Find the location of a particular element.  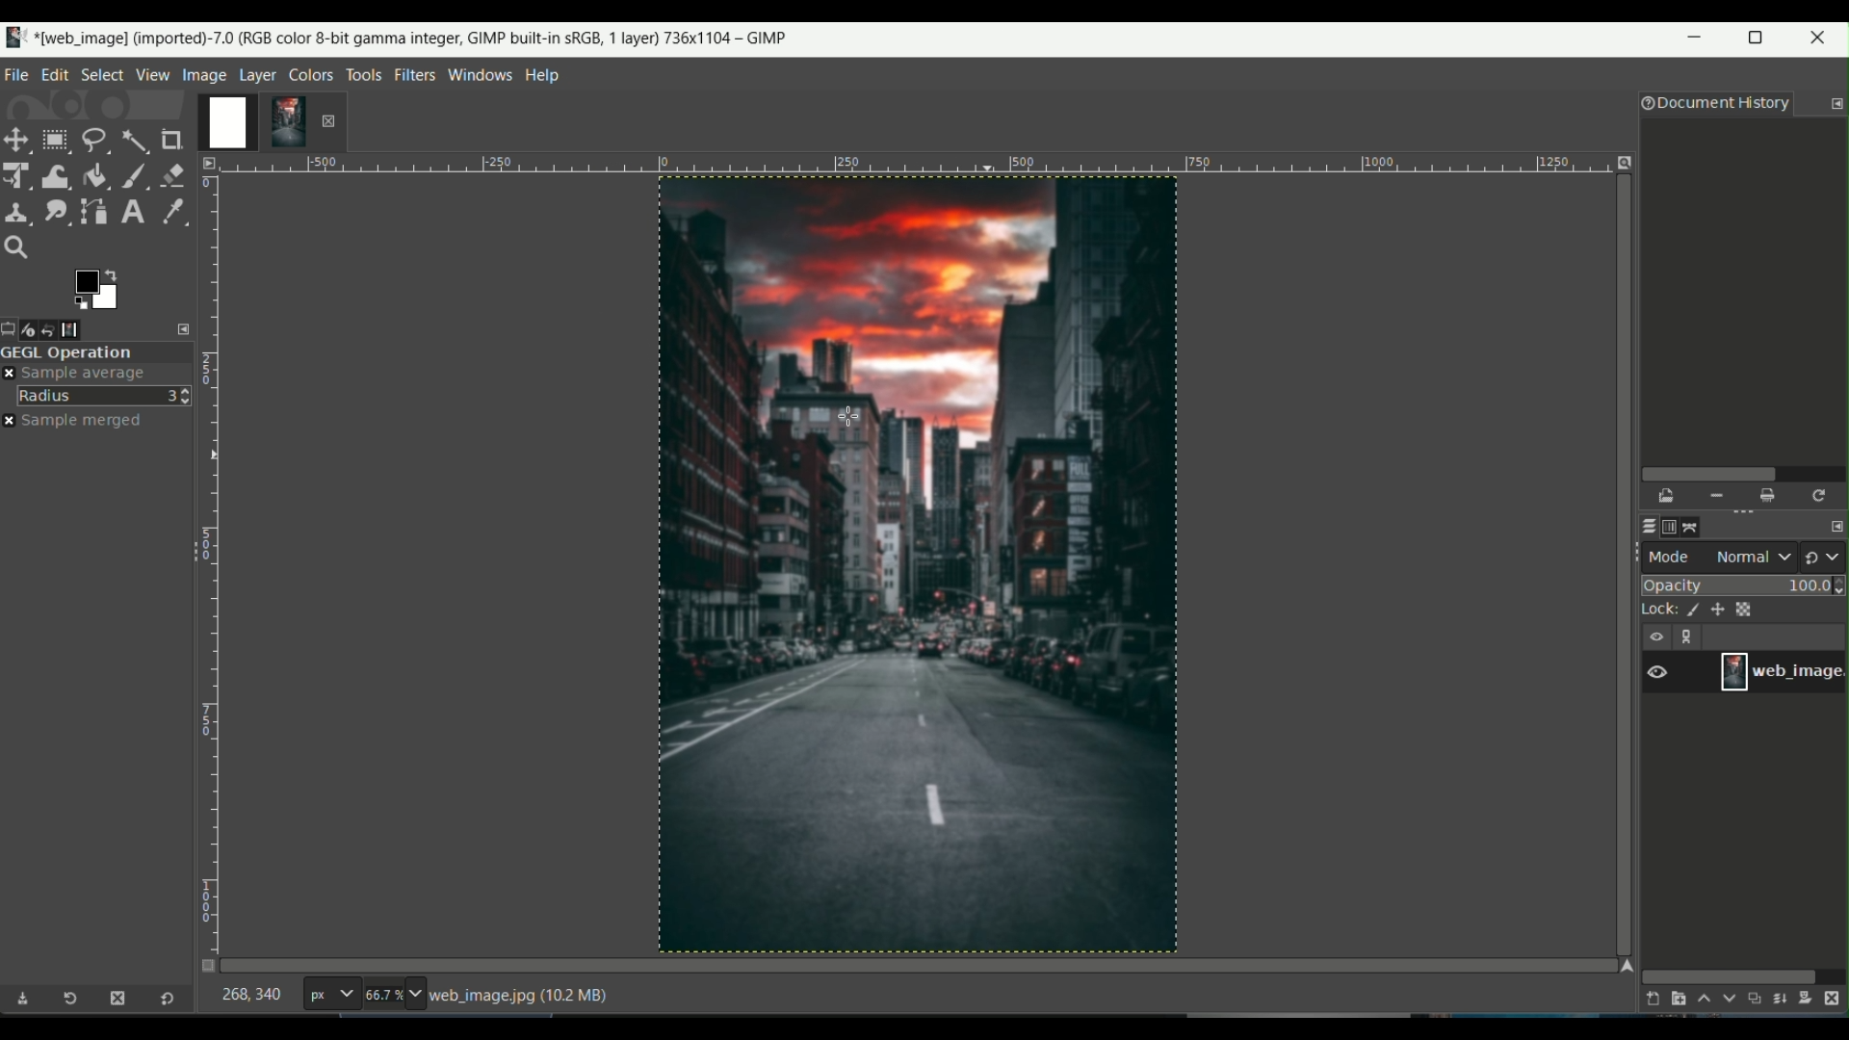

fuzzy select tool is located at coordinates (134, 139).